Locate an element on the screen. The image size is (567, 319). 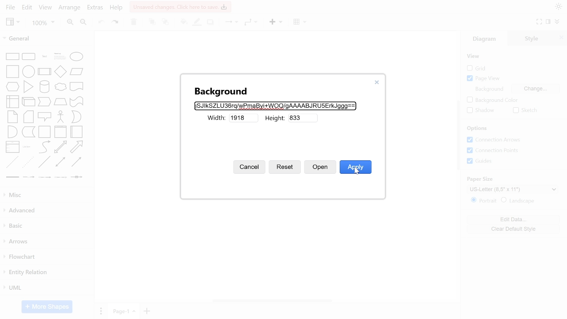
general shapes is located at coordinates (12, 56).